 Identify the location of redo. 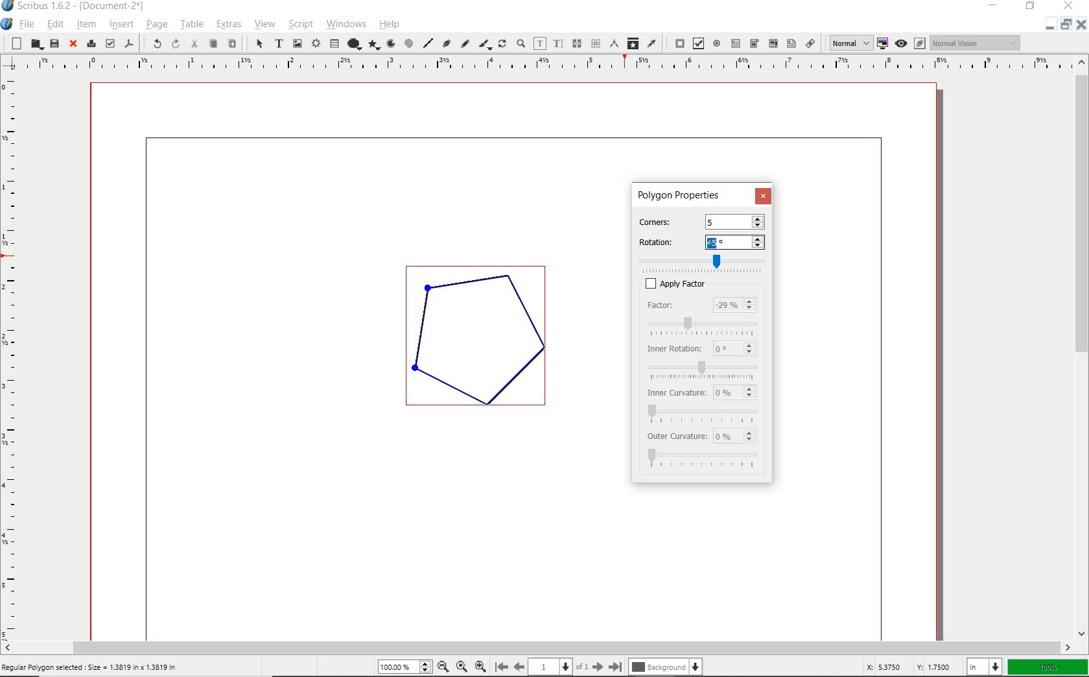
(175, 44).